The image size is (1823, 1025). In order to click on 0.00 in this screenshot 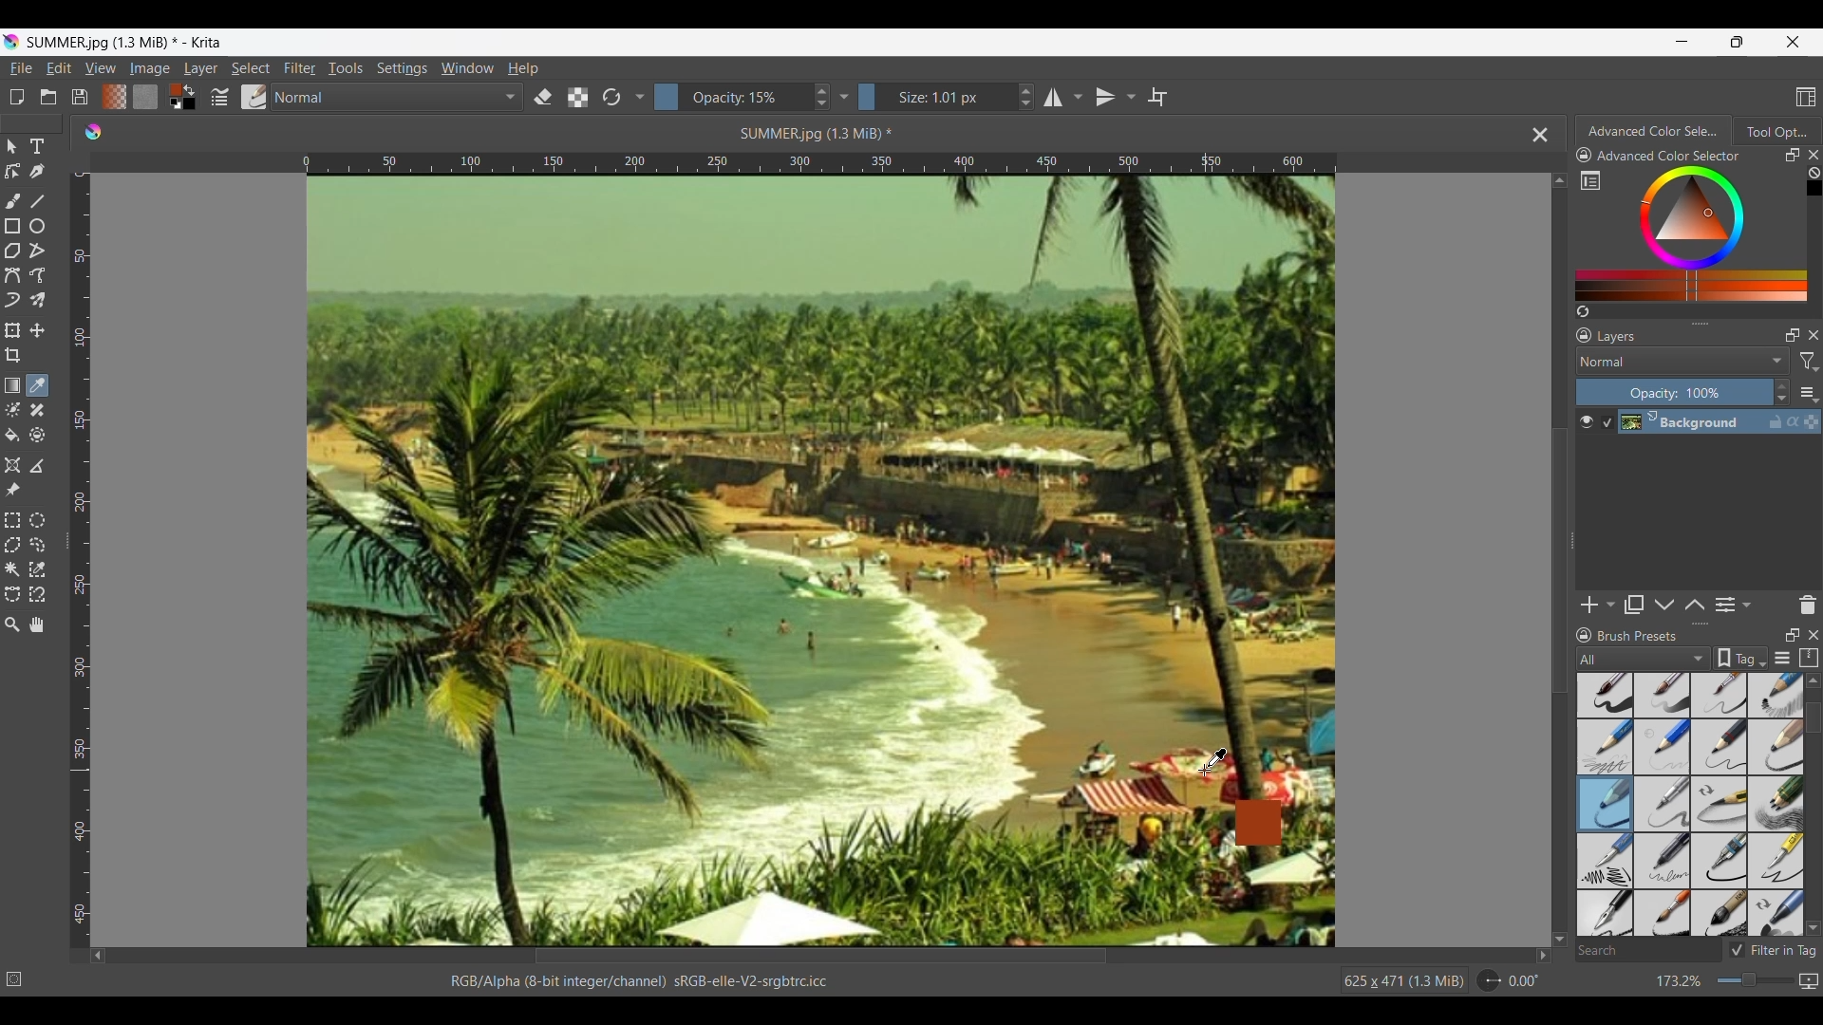, I will do `click(1524, 981)`.